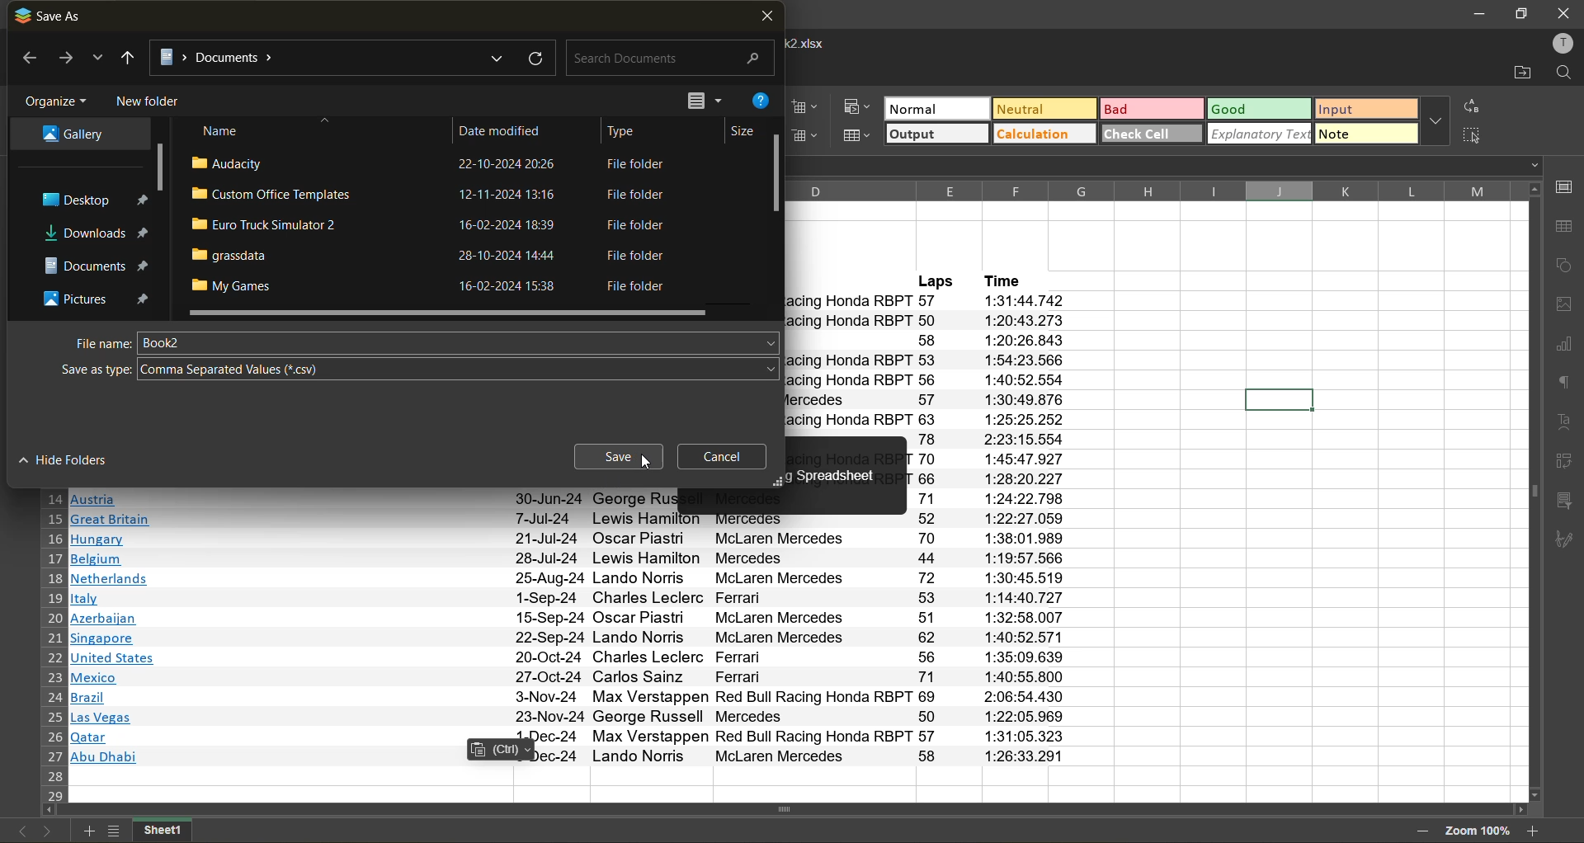 This screenshot has height=843, width=1584. Describe the element at coordinates (1421, 833) in the screenshot. I see `zoom out` at that location.